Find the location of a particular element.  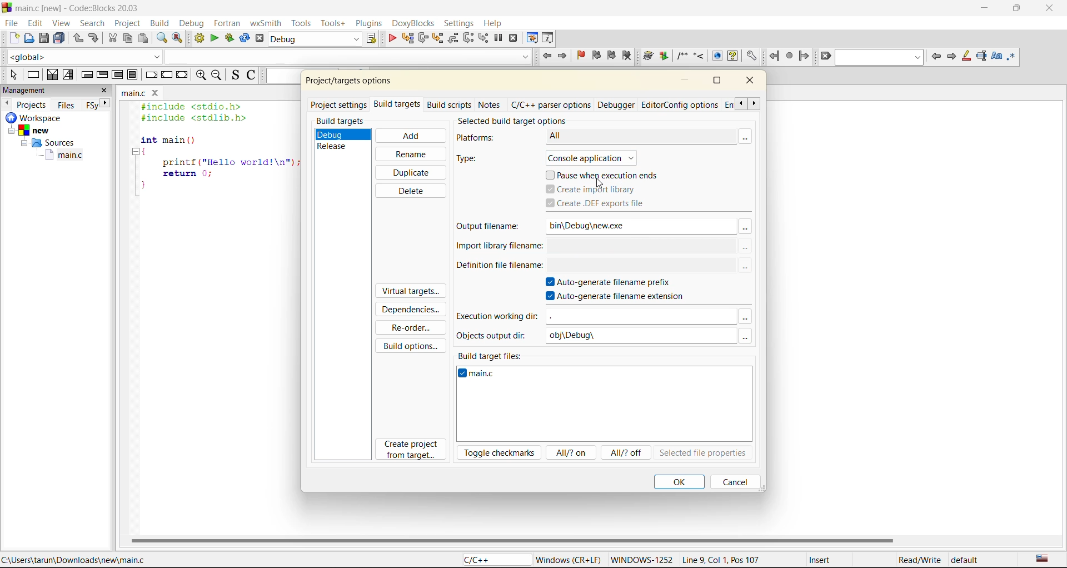

notes is located at coordinates (491, 103).